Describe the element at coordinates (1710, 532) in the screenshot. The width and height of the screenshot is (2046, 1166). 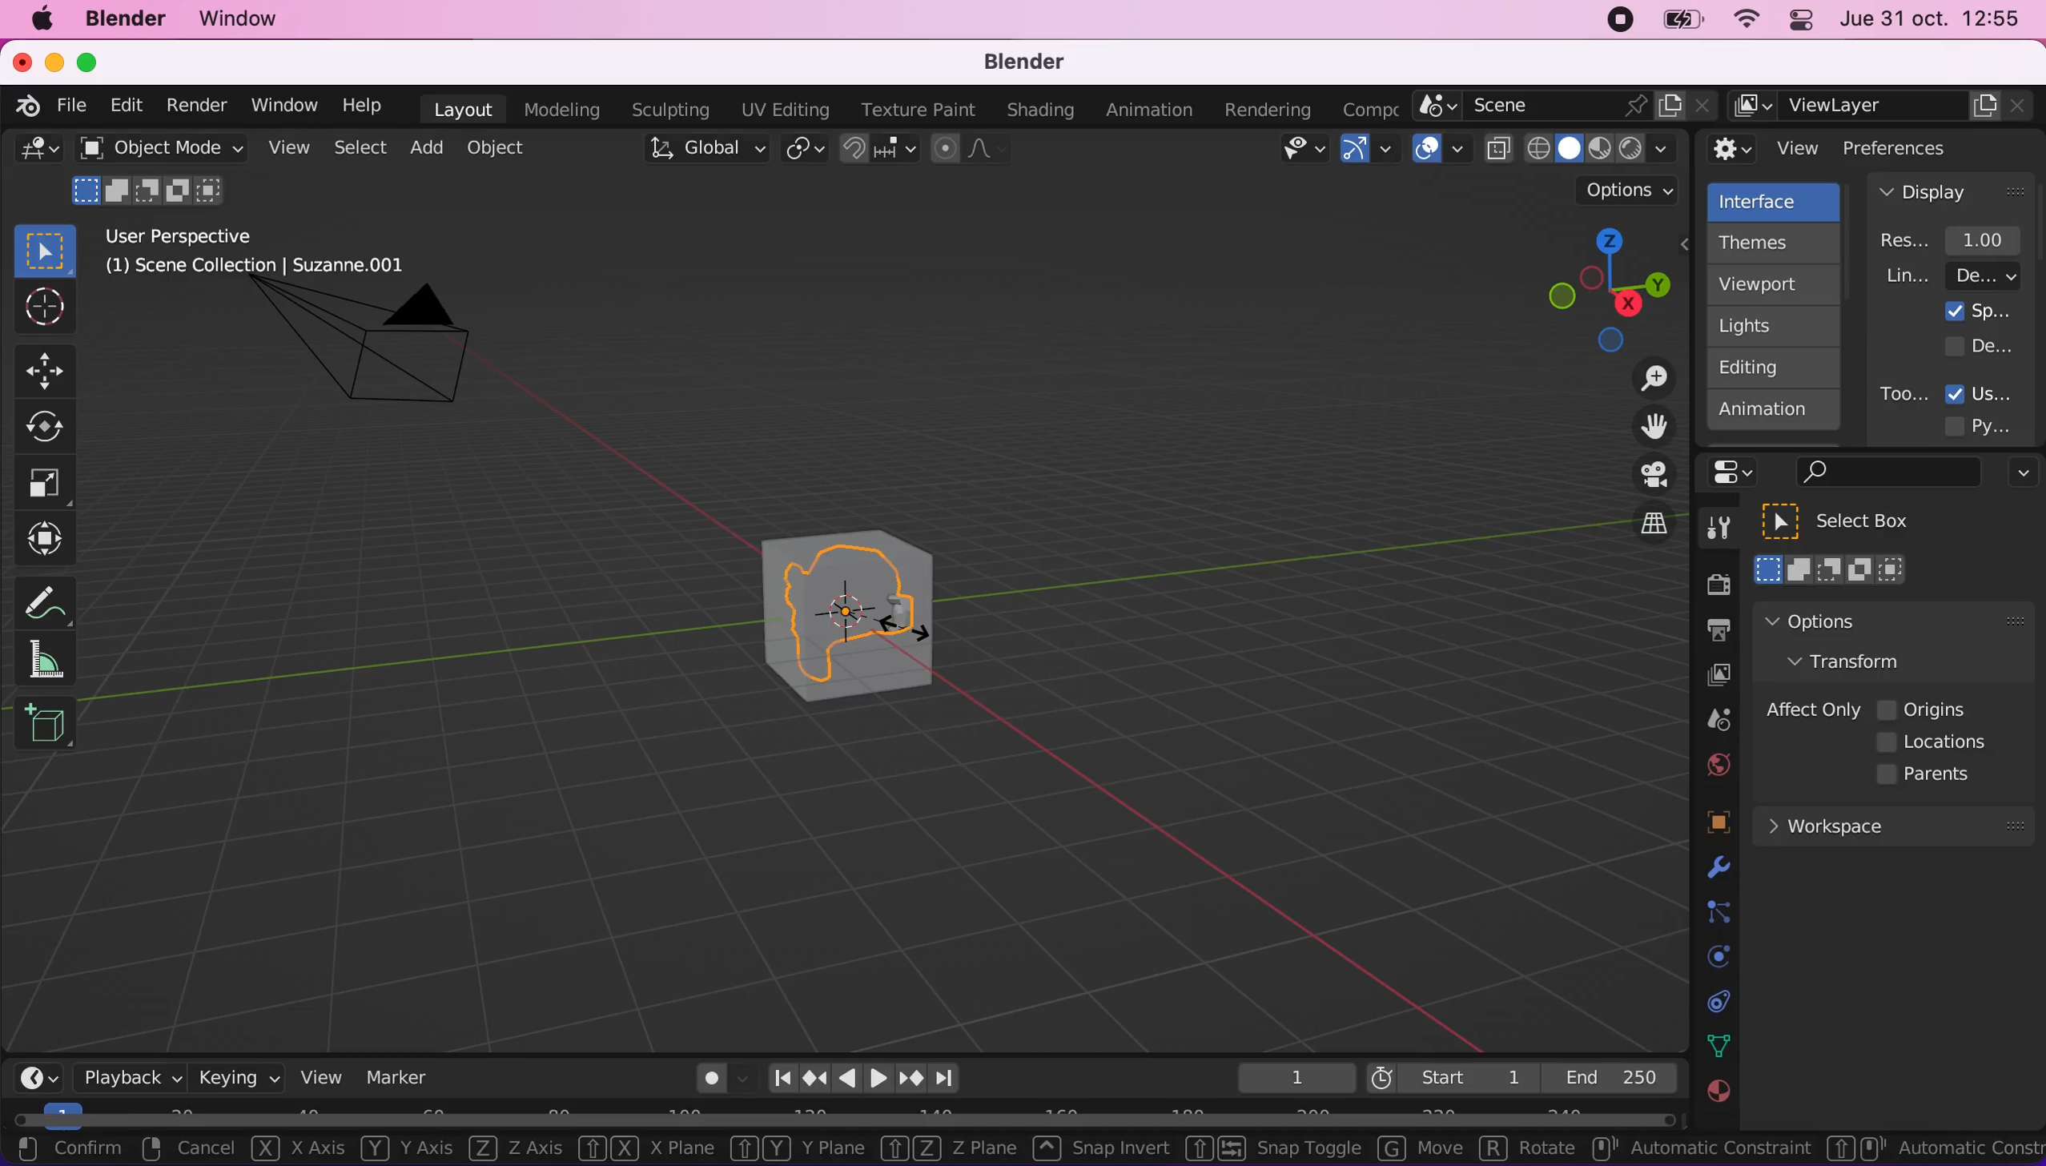
I see `tools` at that location.